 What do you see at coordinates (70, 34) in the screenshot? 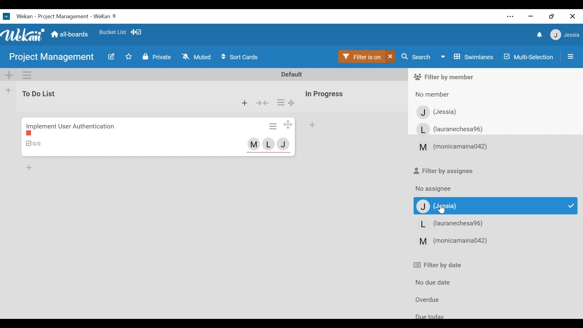
I see `Home (all-boards)` at bounding box center [70, 34].